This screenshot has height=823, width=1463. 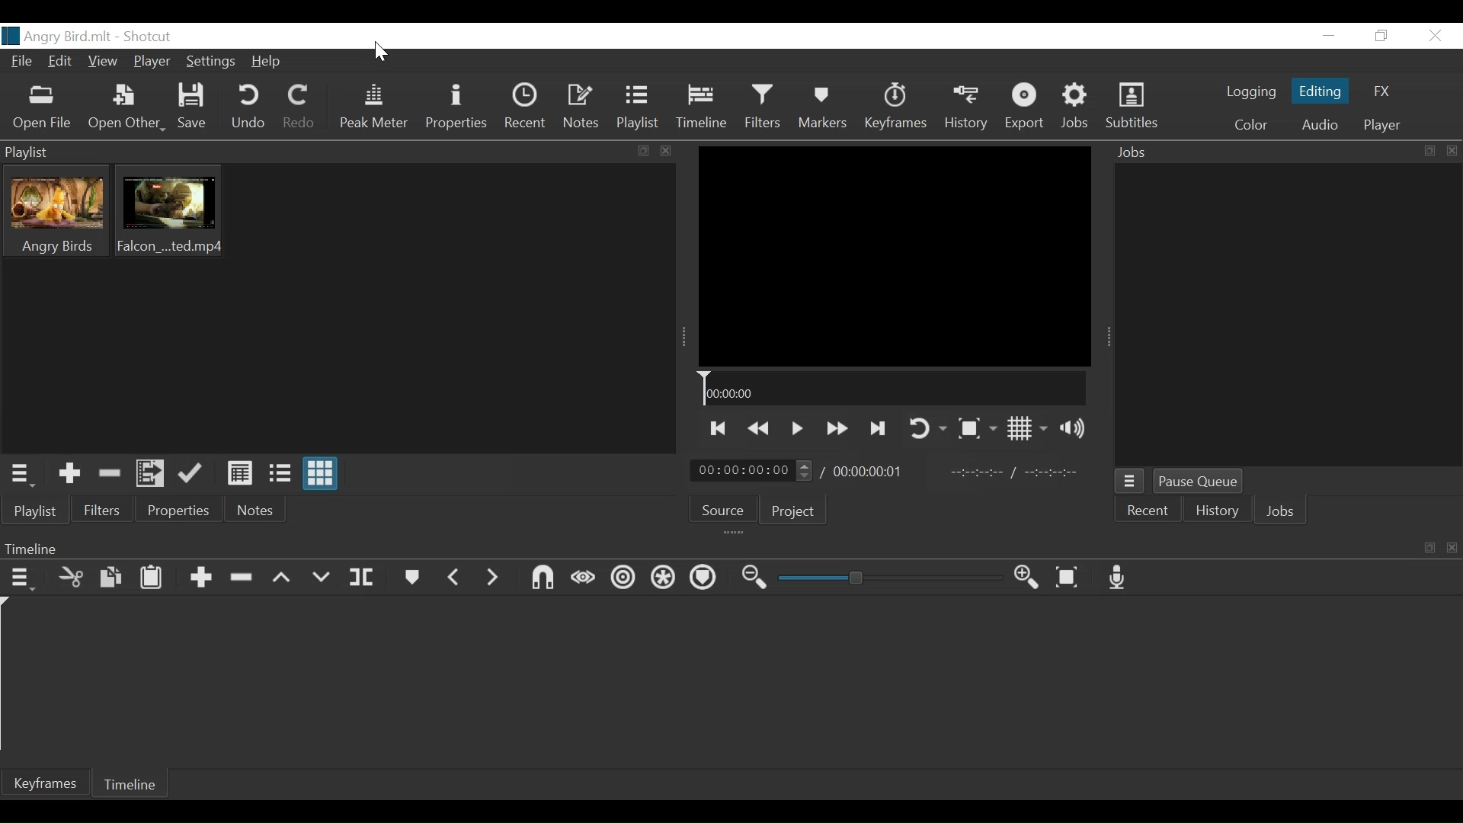 What do you see at coordinates (1382, 90) in the screenshot?
I see `FX` at bounding box center [1382, 90].